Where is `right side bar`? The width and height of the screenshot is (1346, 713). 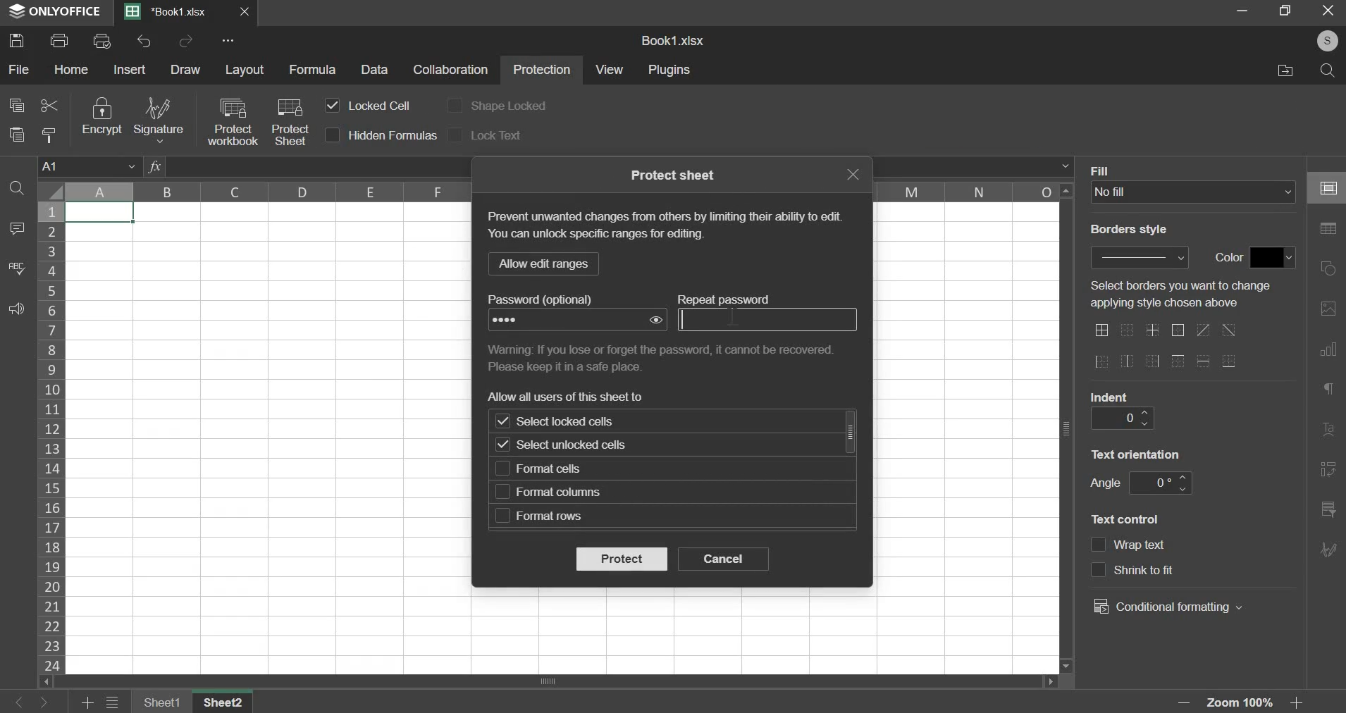 right side bar is located at coordinates (1328, 430).